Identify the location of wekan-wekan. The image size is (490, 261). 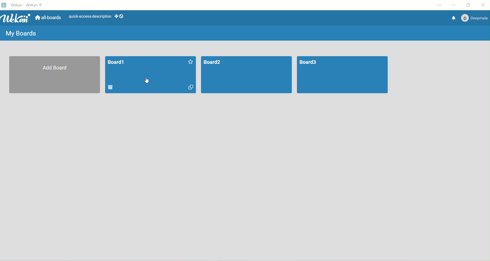
(28, 5).